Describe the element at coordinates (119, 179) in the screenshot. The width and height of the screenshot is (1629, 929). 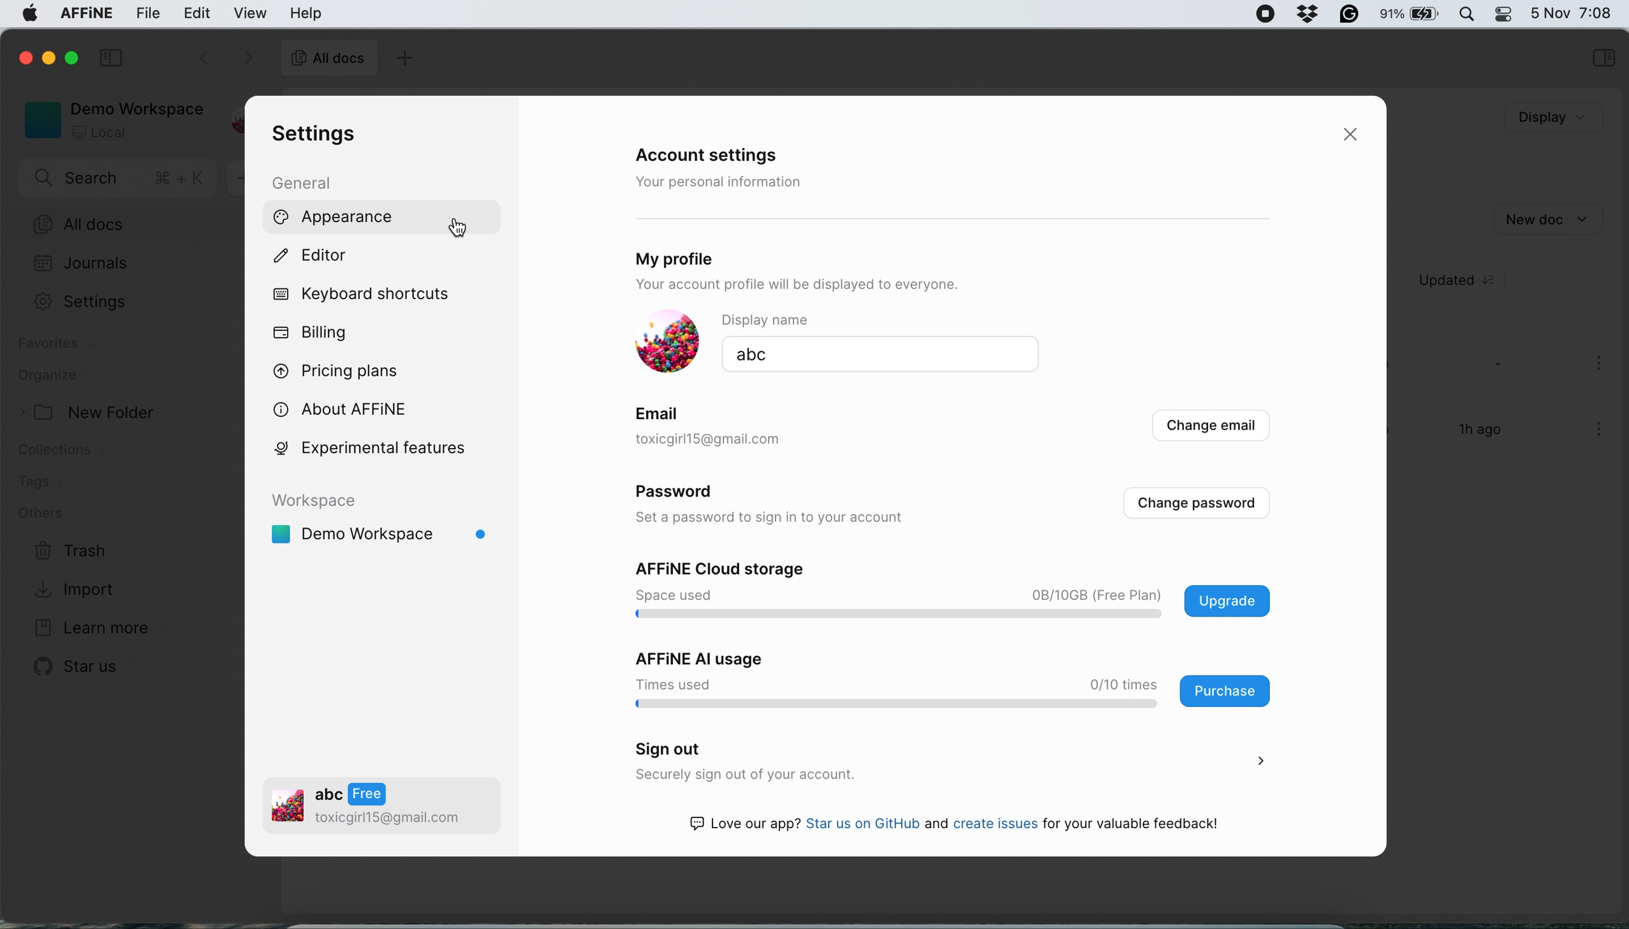
I see `search` at that location.